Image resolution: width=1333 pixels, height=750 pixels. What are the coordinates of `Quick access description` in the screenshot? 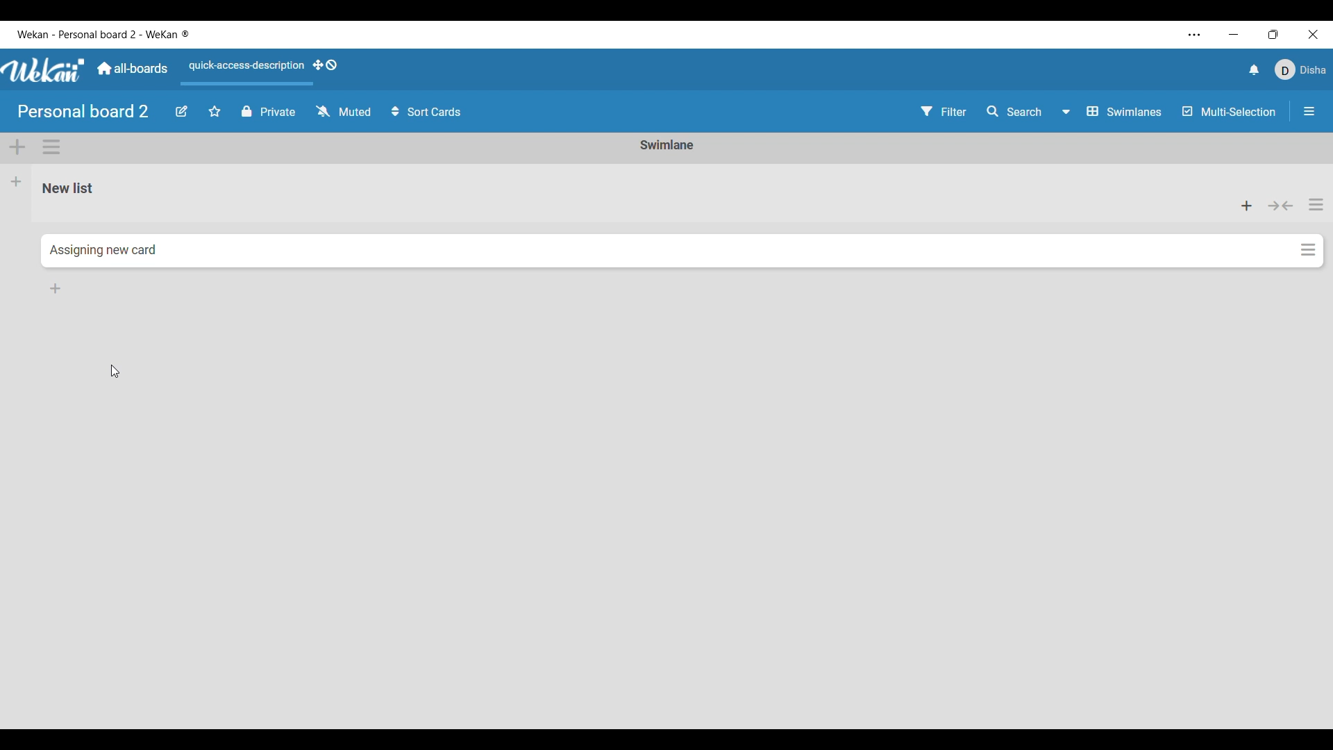 It's located at (244, 72).